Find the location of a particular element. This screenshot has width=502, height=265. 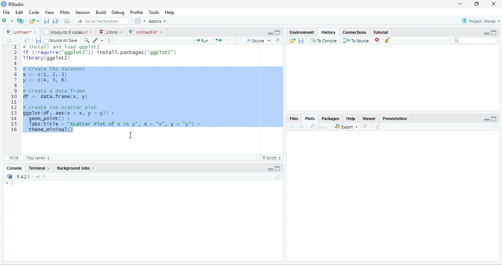

close is located at coordinates (48, 168).